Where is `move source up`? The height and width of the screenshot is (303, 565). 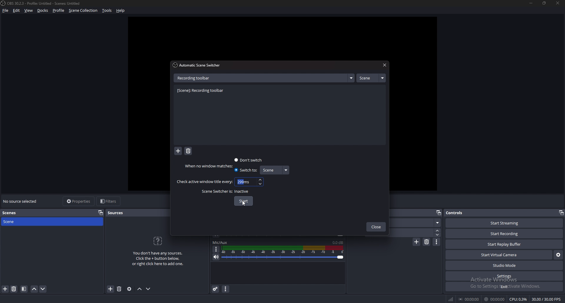 move source up is located at coordinates (139, 289).